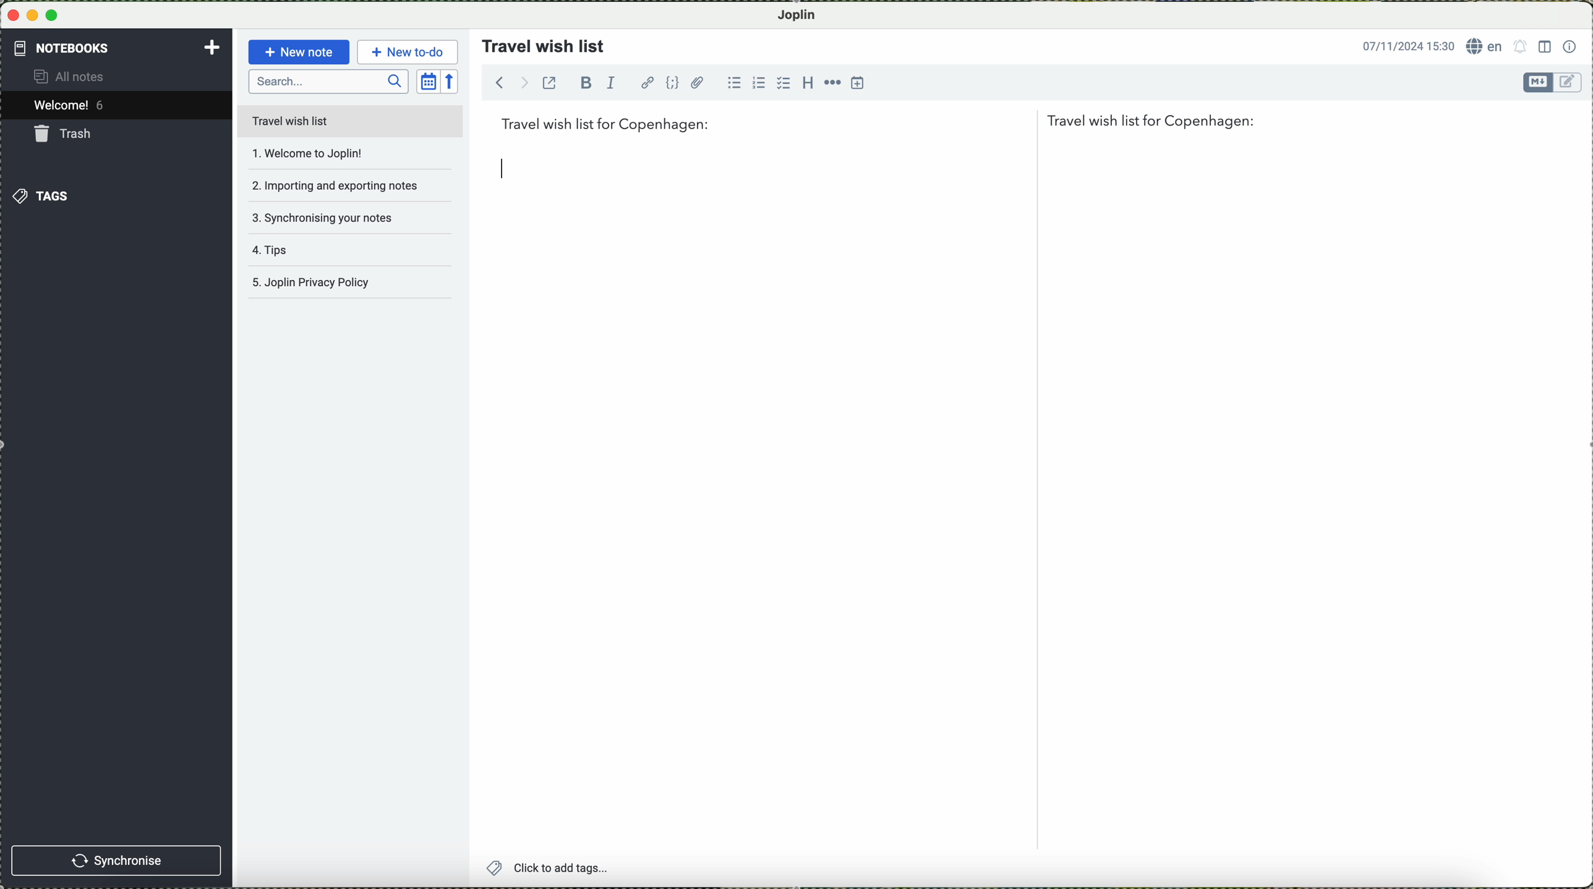 The width and height of the screenshot is (1593, 889). What do you see at coordinates (427, 80) in the screenshot?
I see `toggle sort order field` at bounding box center [427, 80].